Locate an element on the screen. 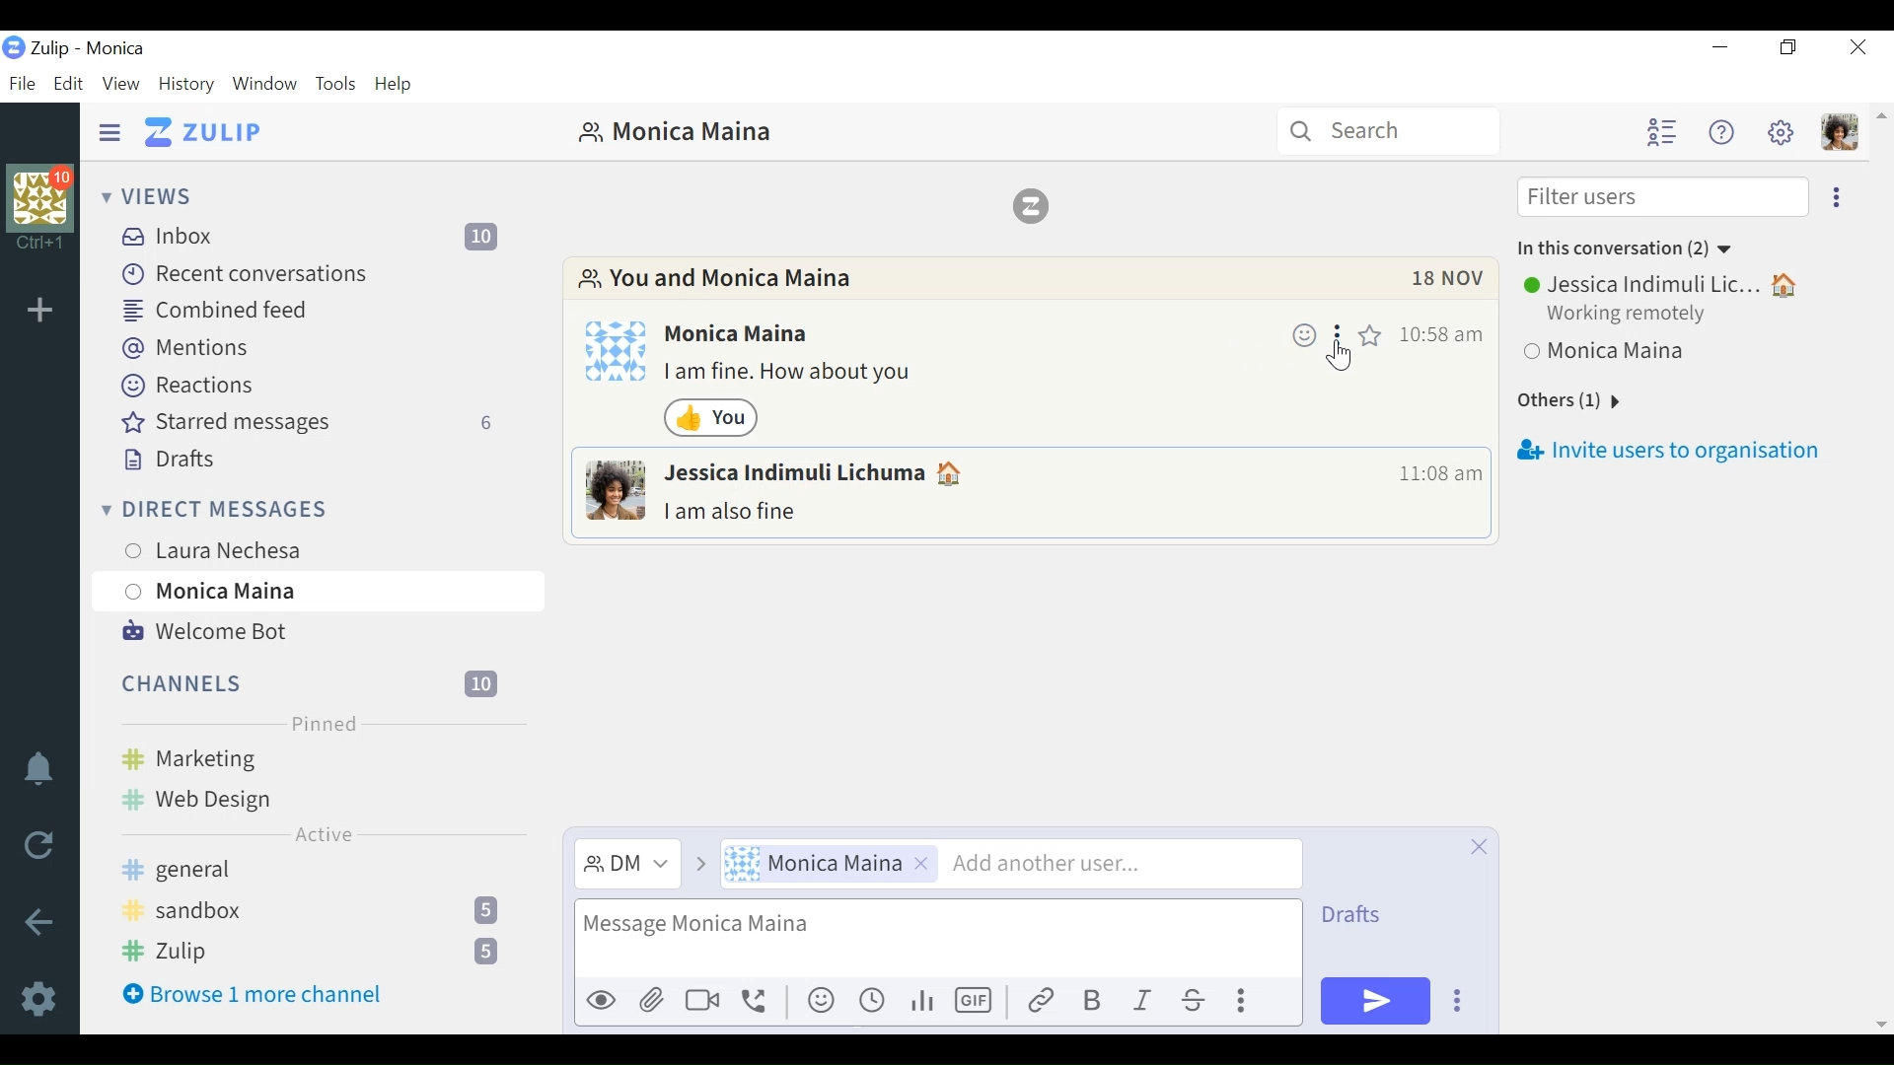 This screenshot has height=1065, width=1894. In this conversation (2) is located at coordinates (1625, 247).